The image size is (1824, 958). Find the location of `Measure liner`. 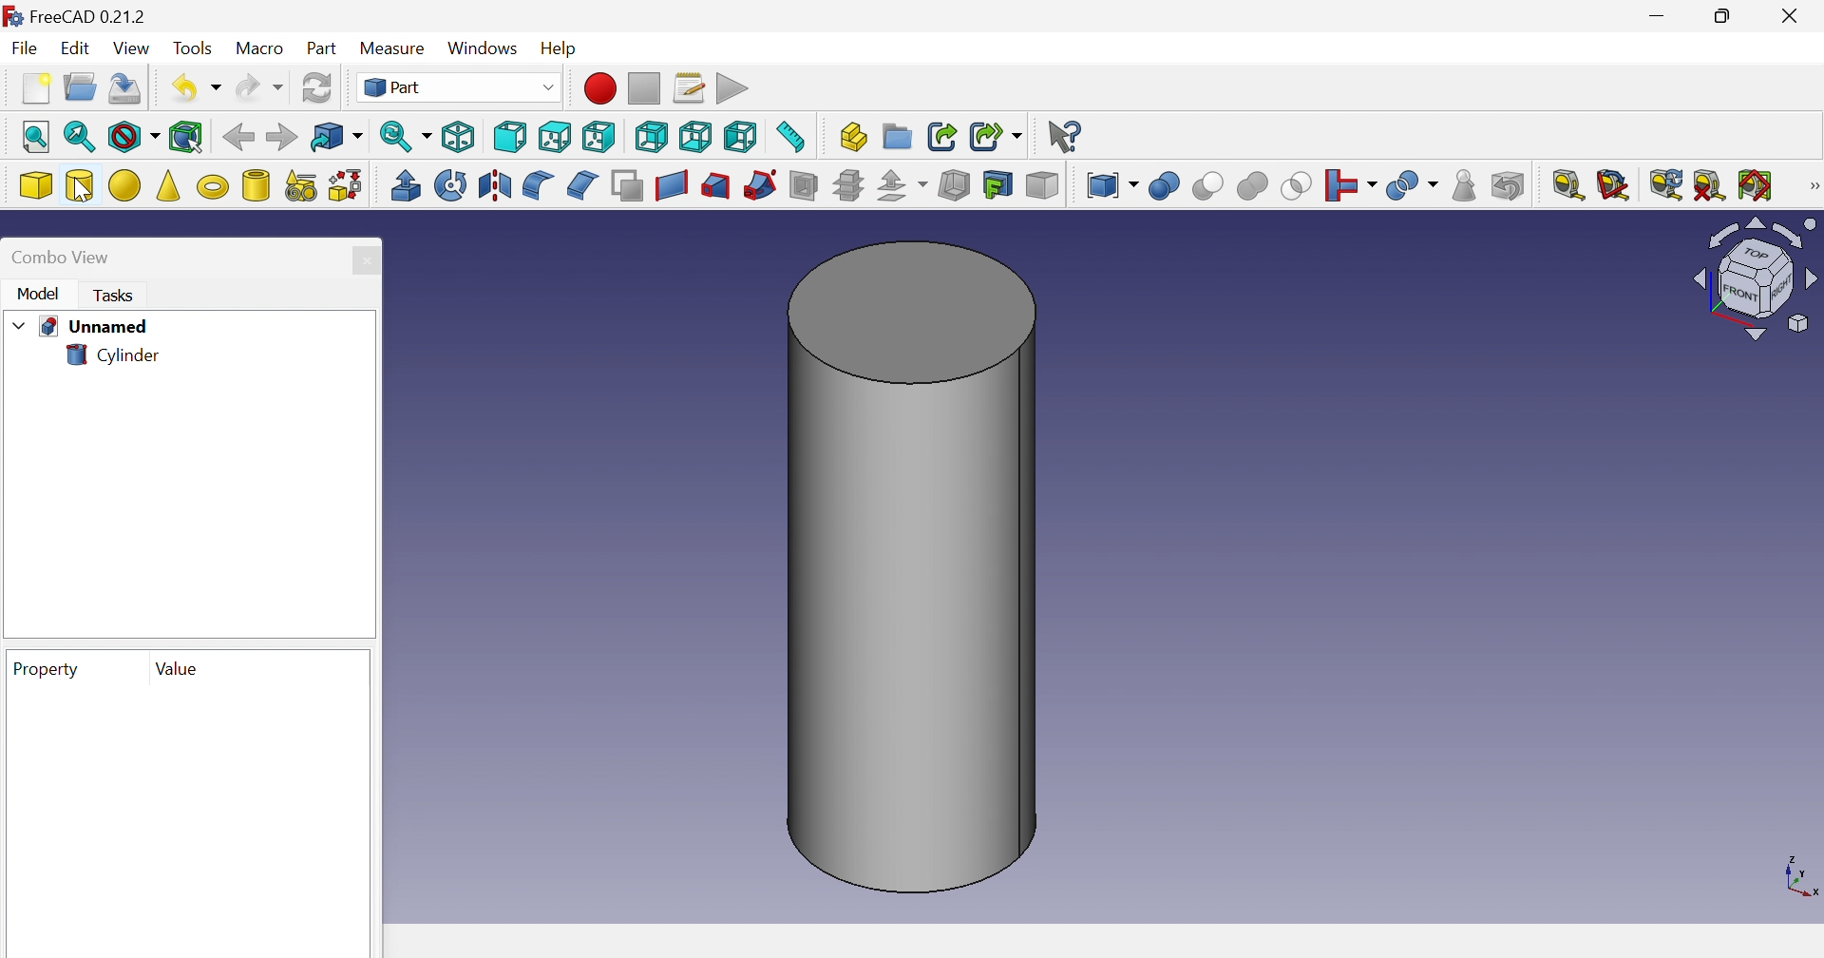

Measure liner is located at coordinates (1569, 185).